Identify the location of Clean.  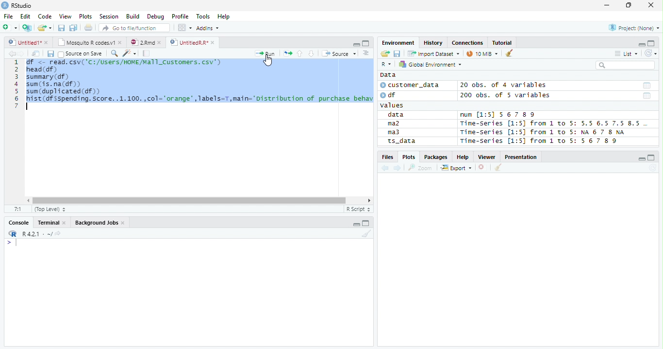
(366, 234).